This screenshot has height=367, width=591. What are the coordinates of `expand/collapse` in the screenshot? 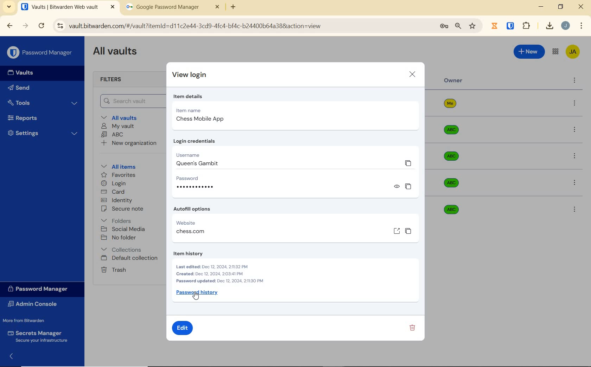 It's located at (13, 357).